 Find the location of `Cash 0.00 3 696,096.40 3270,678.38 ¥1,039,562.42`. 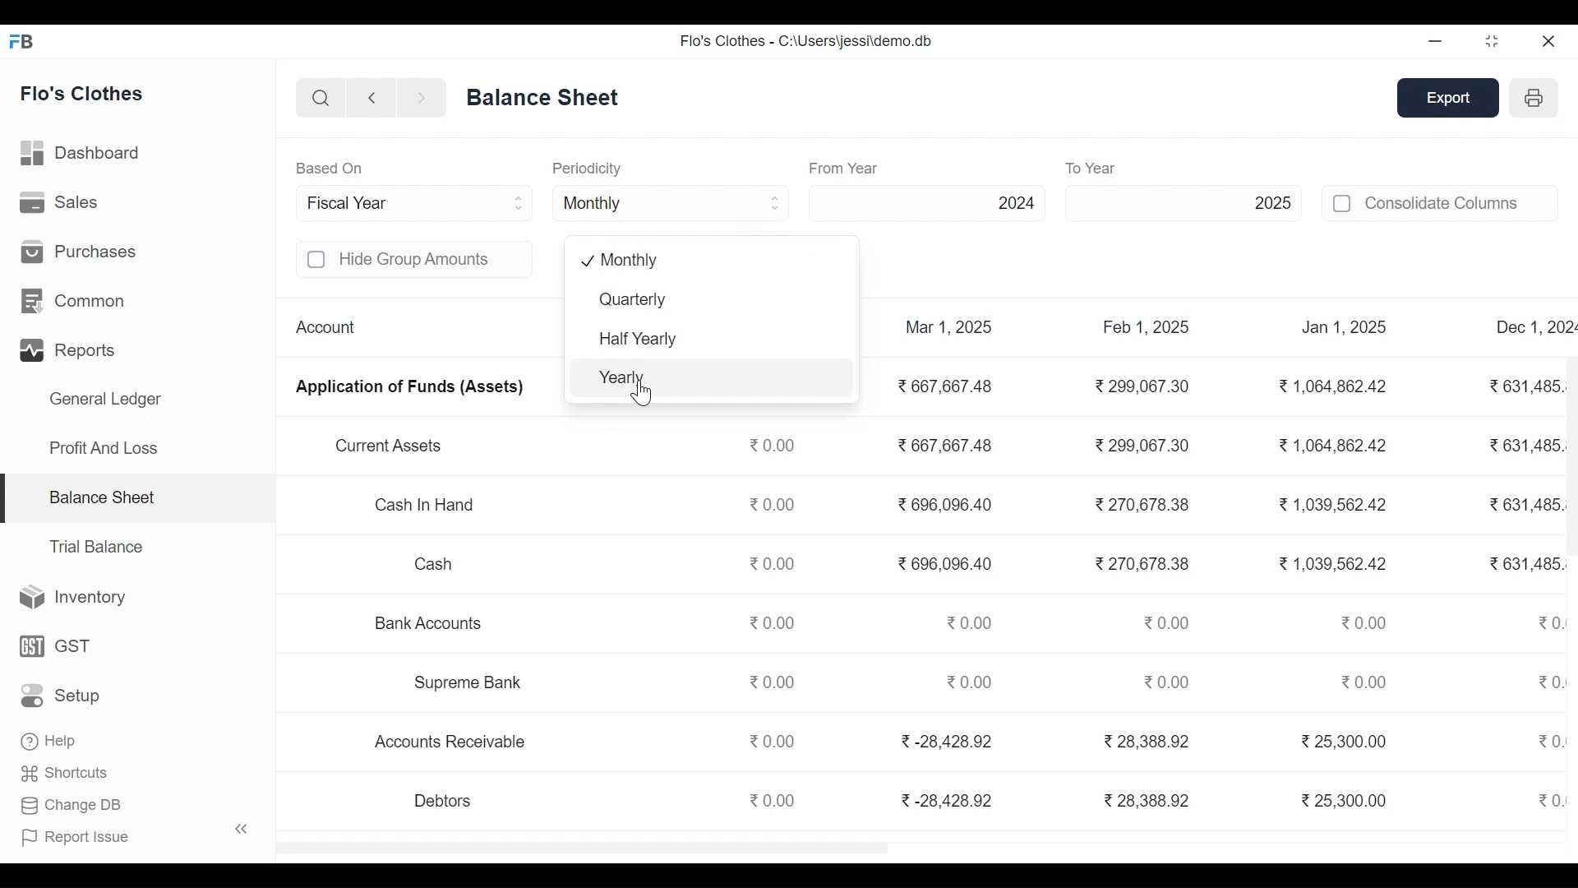

Cash 0.00 3 696,096.40 3270,678.38 ¥1,039,562.42 is located at coordinates (916, 565).